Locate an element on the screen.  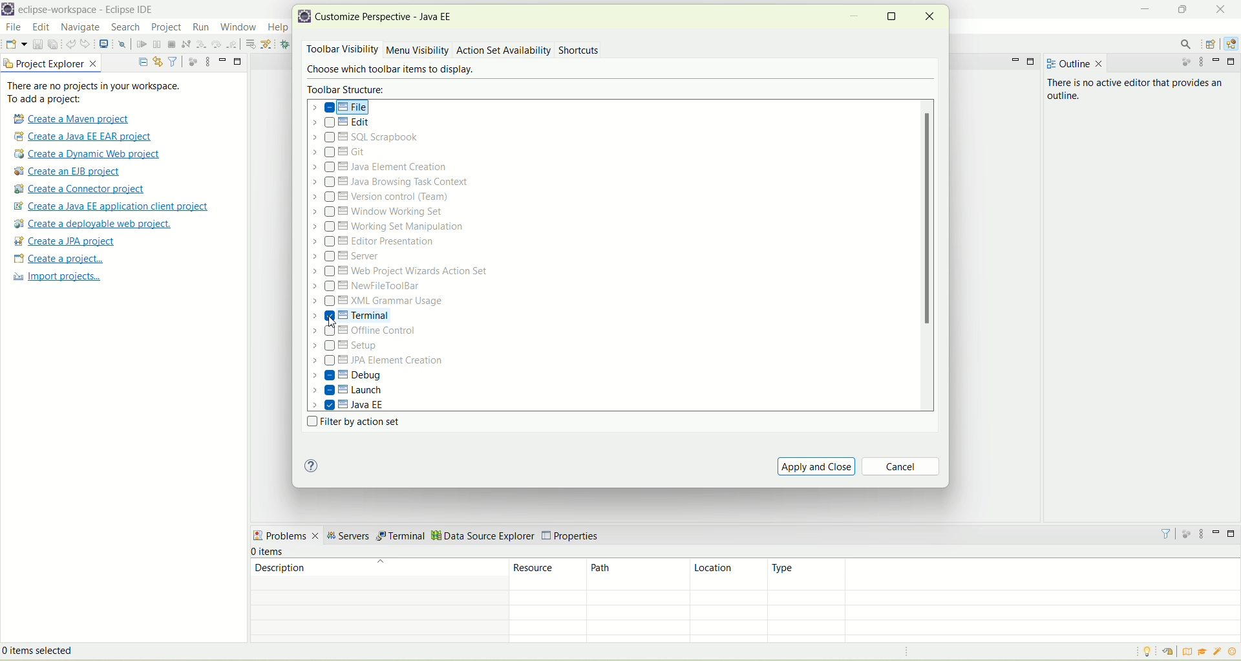
data source explorer is located at coordinates (483, 535).